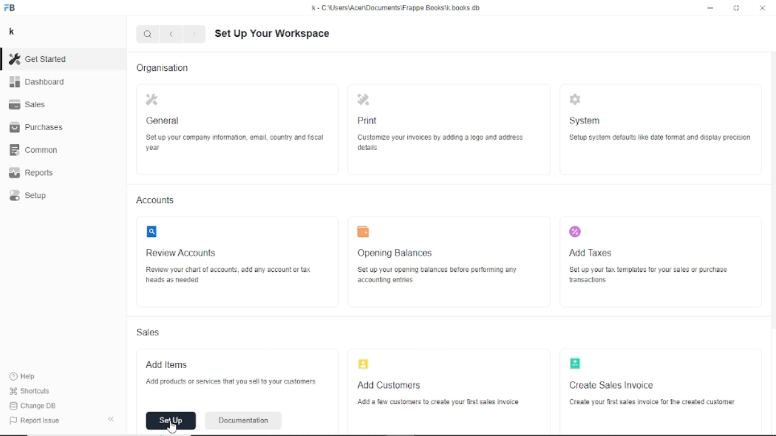  I want to click on Documentation, so click(243, 421).